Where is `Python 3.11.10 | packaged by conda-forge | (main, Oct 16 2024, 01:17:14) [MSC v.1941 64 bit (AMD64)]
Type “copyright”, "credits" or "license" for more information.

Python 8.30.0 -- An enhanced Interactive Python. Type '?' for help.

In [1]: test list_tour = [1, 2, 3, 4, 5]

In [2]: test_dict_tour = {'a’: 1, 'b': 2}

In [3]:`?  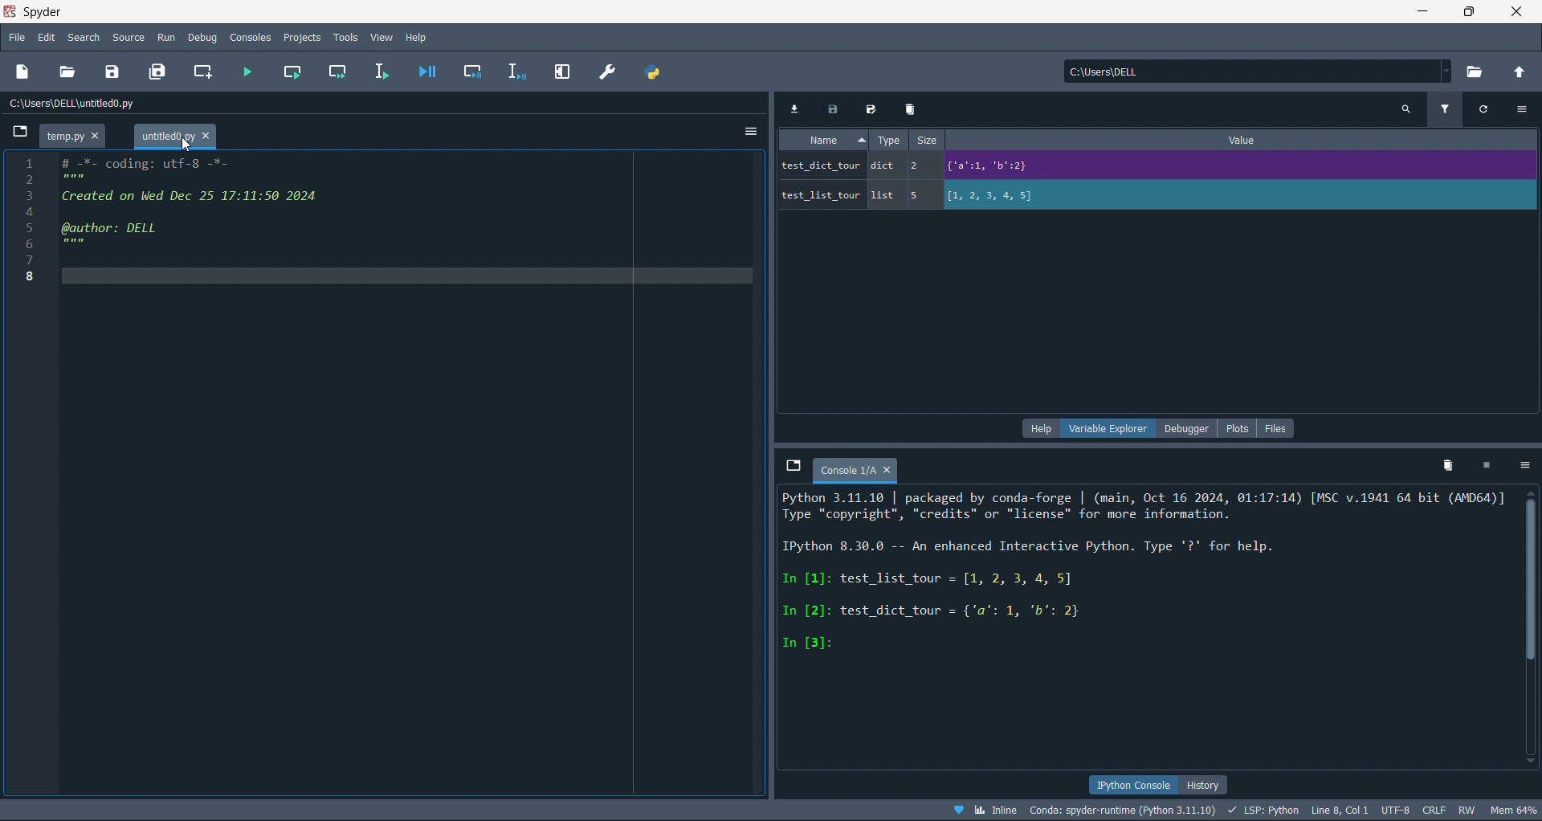
Python 3.11.10 | packaged by conda-forge | (main, Oct 16 2024, 01:17:14) [MSC v.1941 64 bit (AMD64)]
Type “copyright”, "credits" or "license" for more information.

Python 8.30.0 -- An enhanced Interactive Python. Type '?' for help.

In [1]: test list_tour = [1, 2, 3, 4, 5]

In [2]: test_dict_tour = {'a’: 1, 'b': 2}

In [3]: is located at coordinates (1142, 572).